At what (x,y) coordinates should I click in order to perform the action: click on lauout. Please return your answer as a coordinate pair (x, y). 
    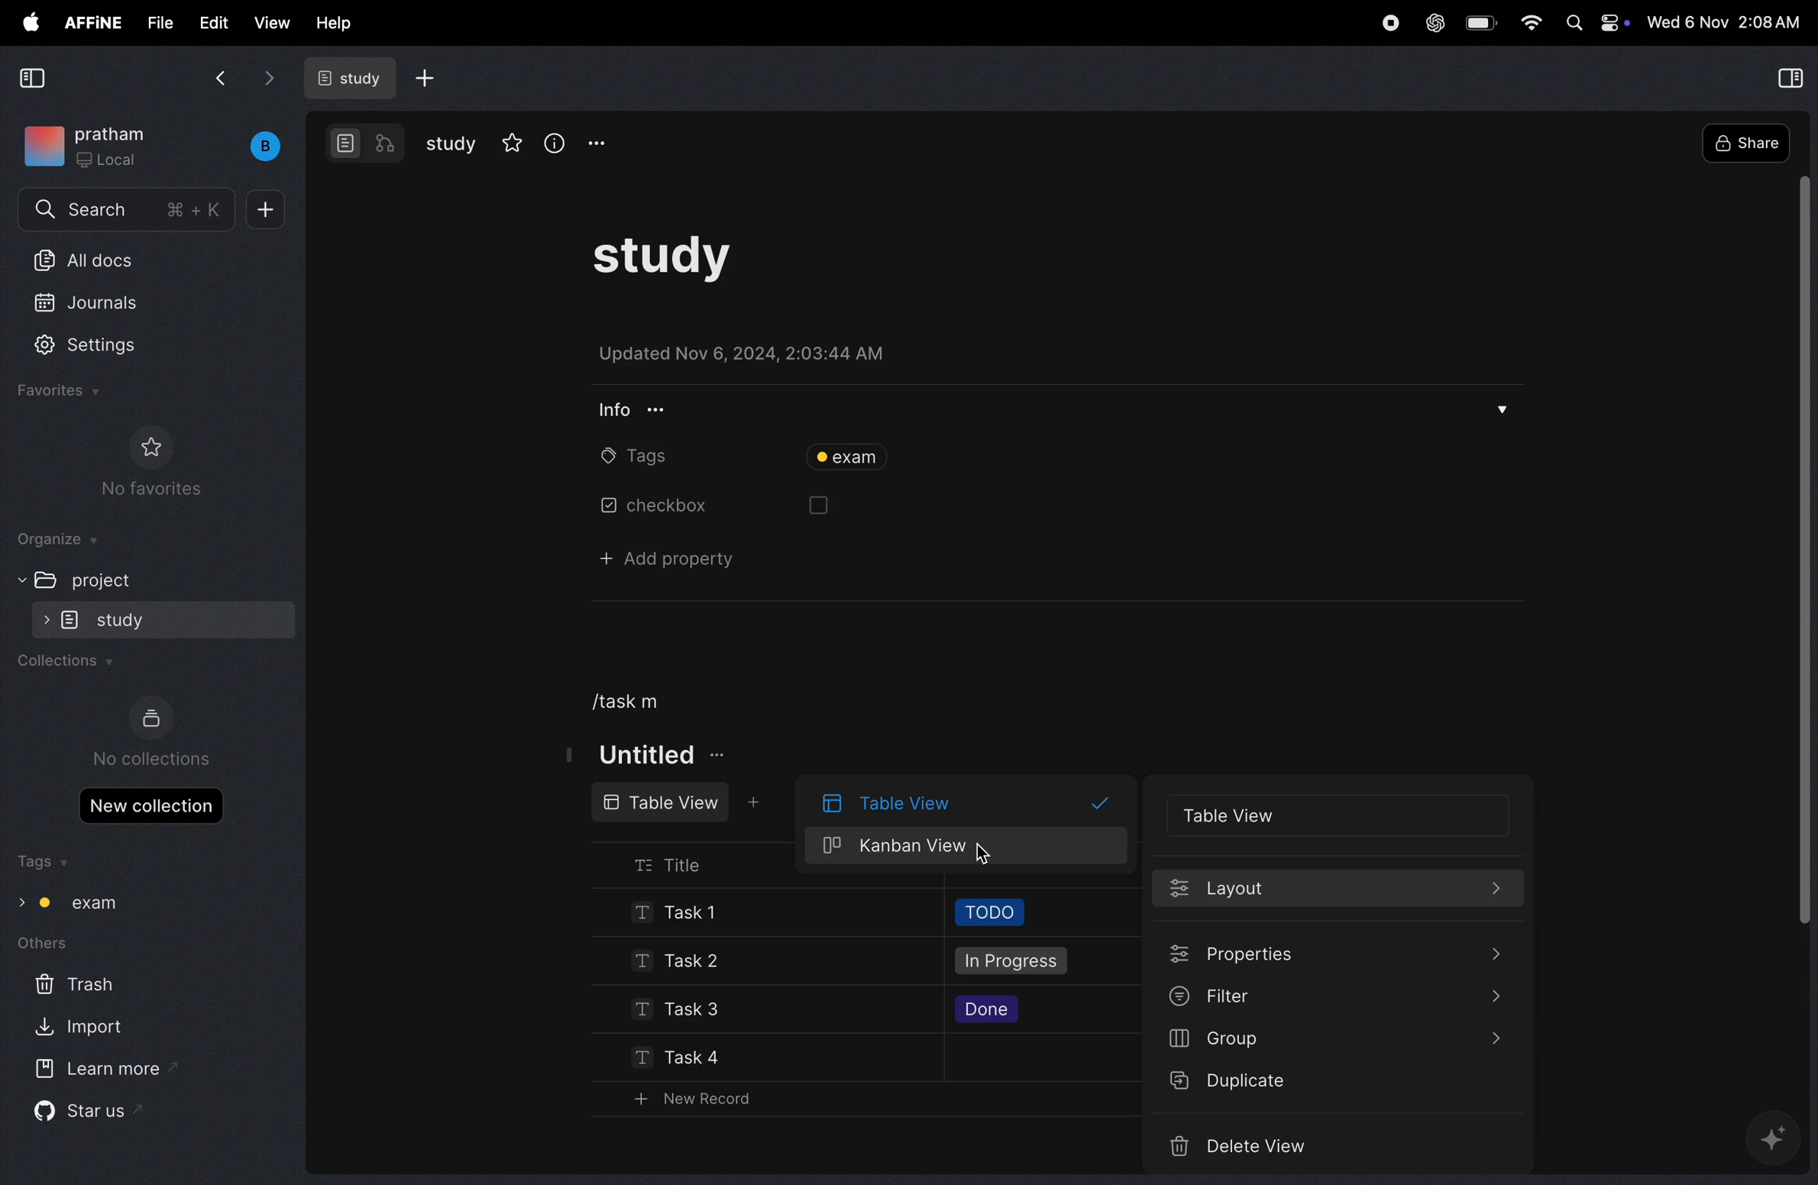
    Looking at the image, I should click on (1338, 888).